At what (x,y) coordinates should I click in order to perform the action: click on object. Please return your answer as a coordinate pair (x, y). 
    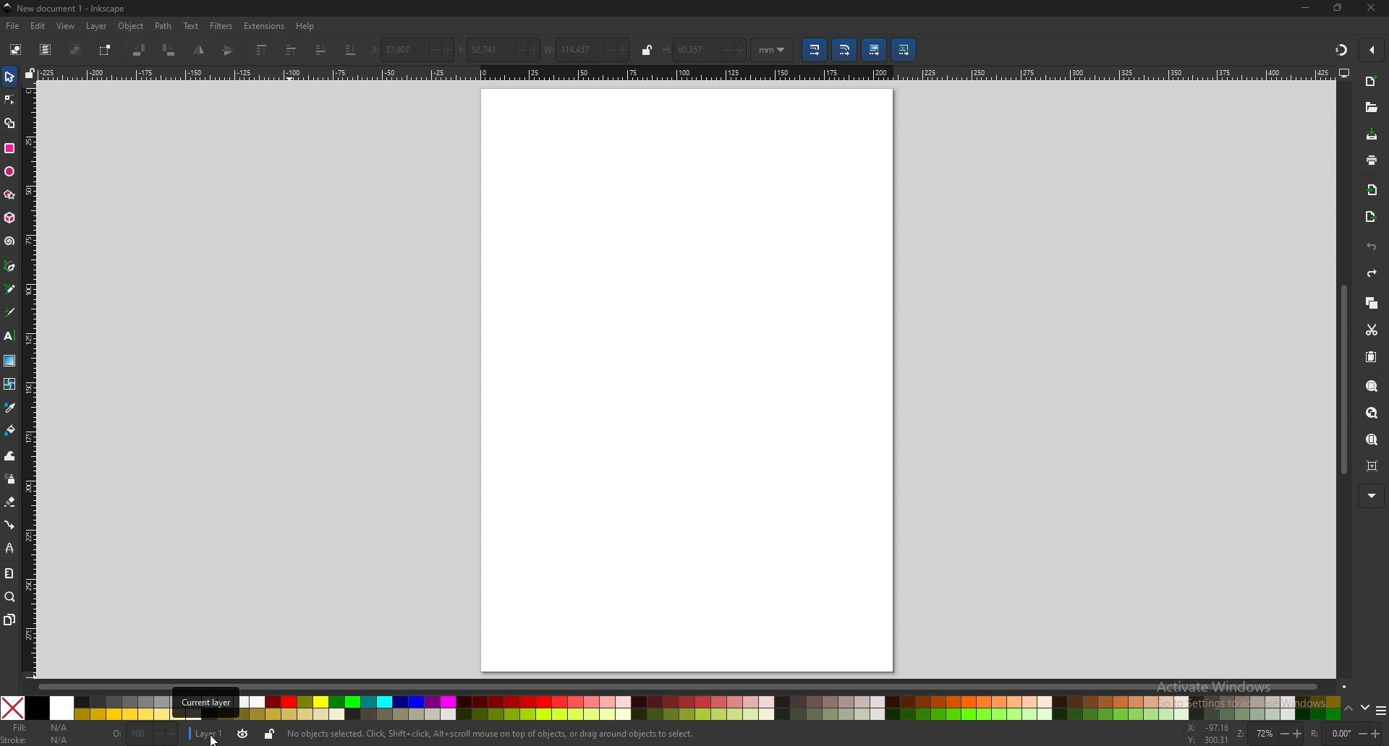
    Looking at the image, I should click on (130, 26).